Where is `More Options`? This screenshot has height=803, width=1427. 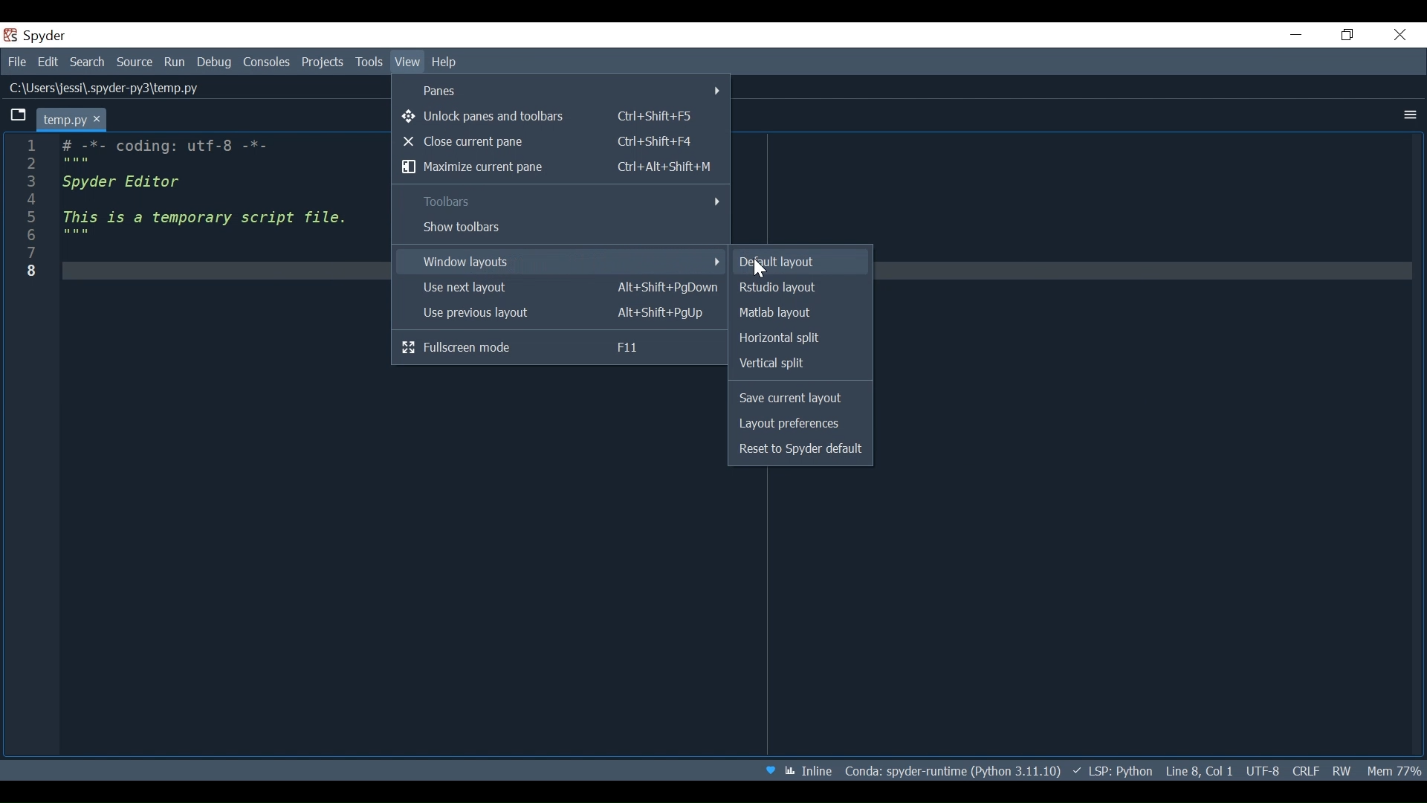 More Options is located at coordinates (1405, 115).